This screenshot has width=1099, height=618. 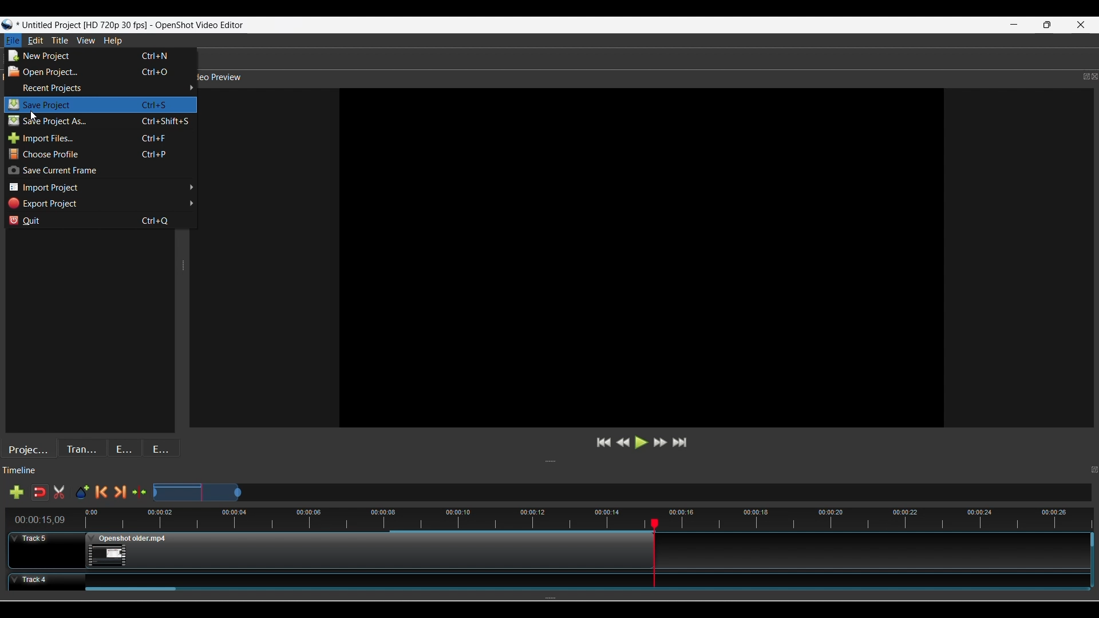 What do you see at coordinates (16, 492) in the screenshot?
I see `Add track` at bounding box center [16, 492].